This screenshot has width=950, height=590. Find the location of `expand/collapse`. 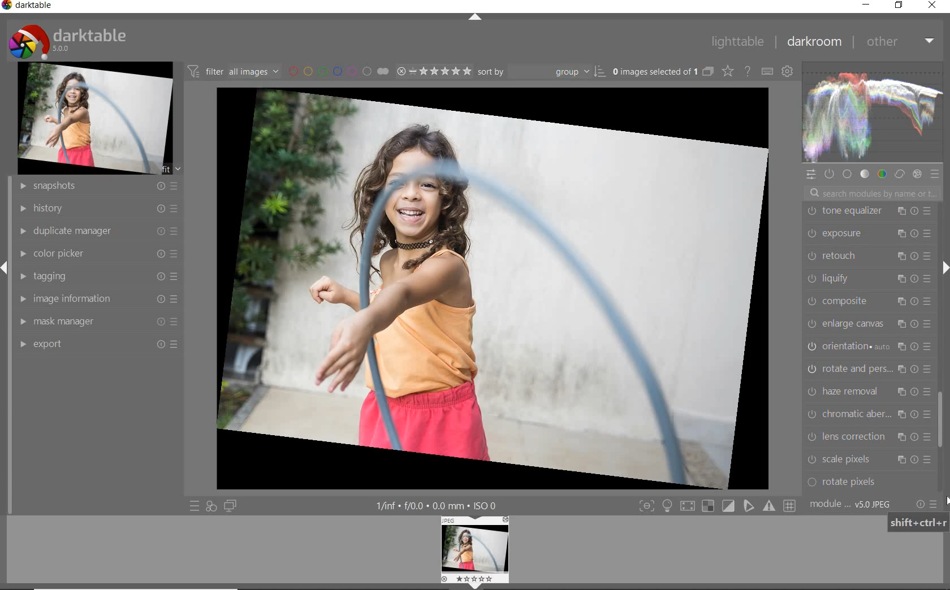

expand/collapse is located at coordinates (945, 268).